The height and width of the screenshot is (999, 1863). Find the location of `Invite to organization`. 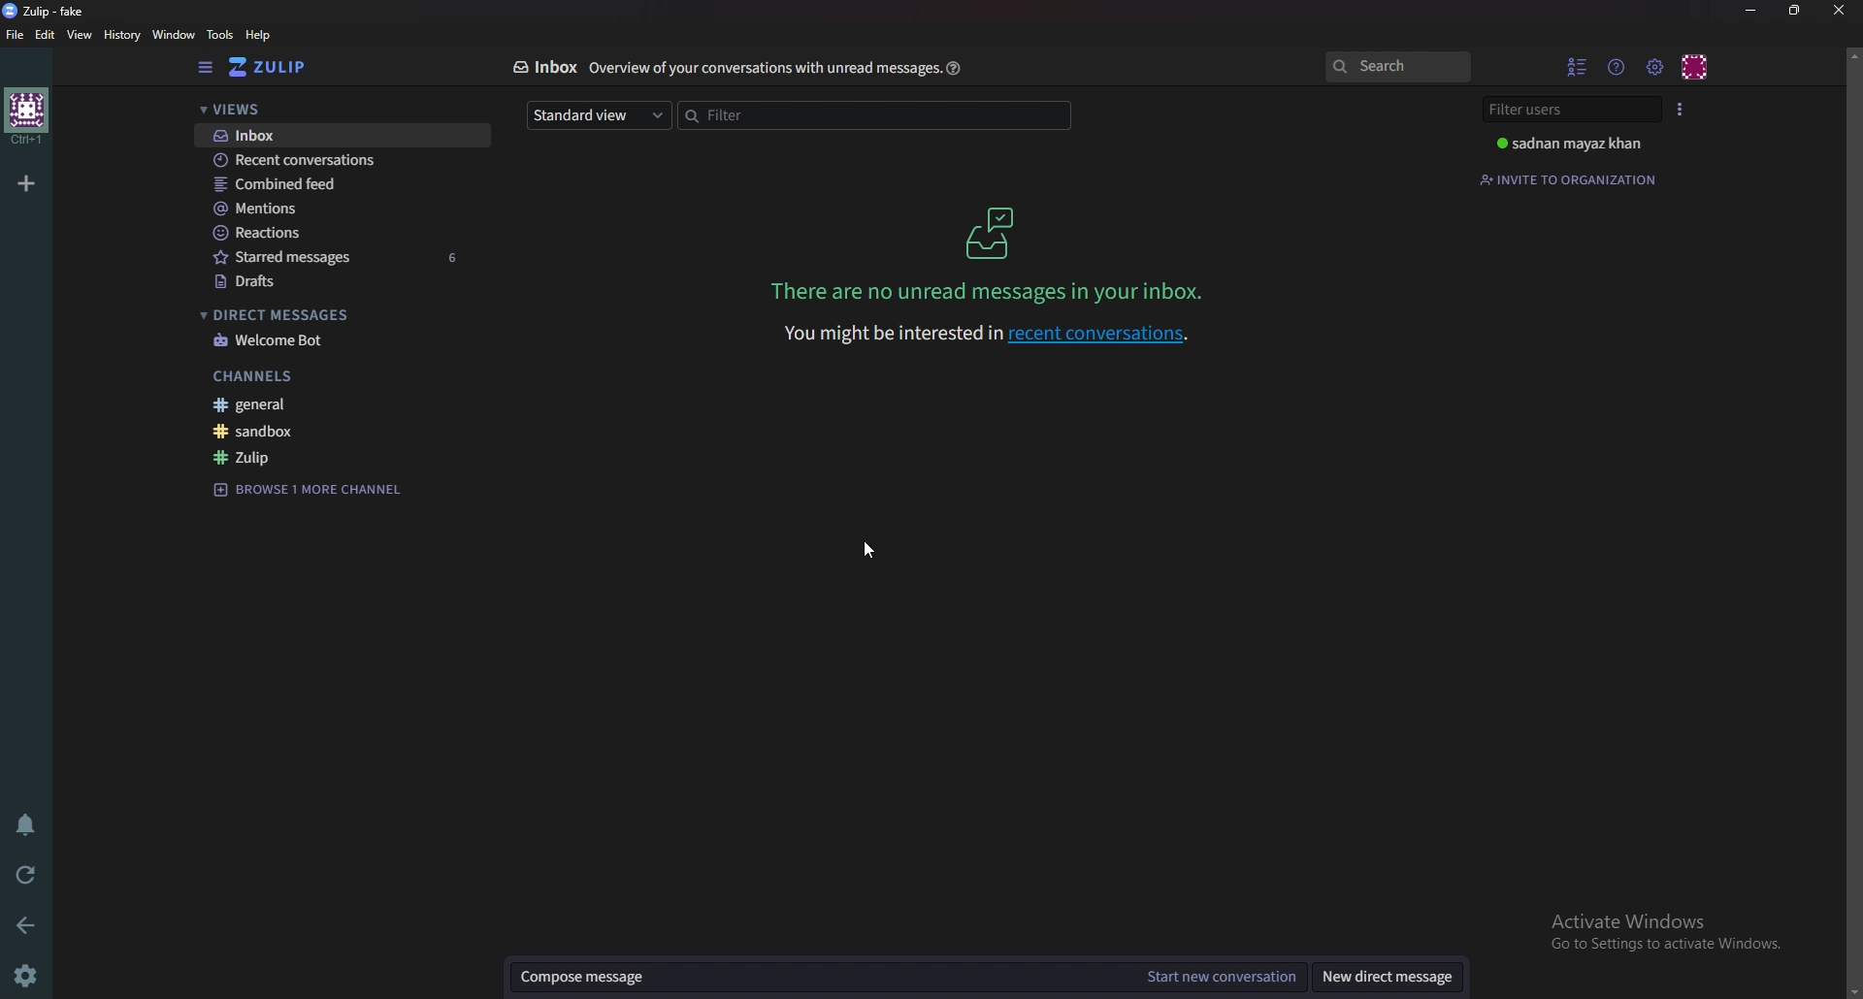

Invite to organization is located at coordinates (1571, 178).